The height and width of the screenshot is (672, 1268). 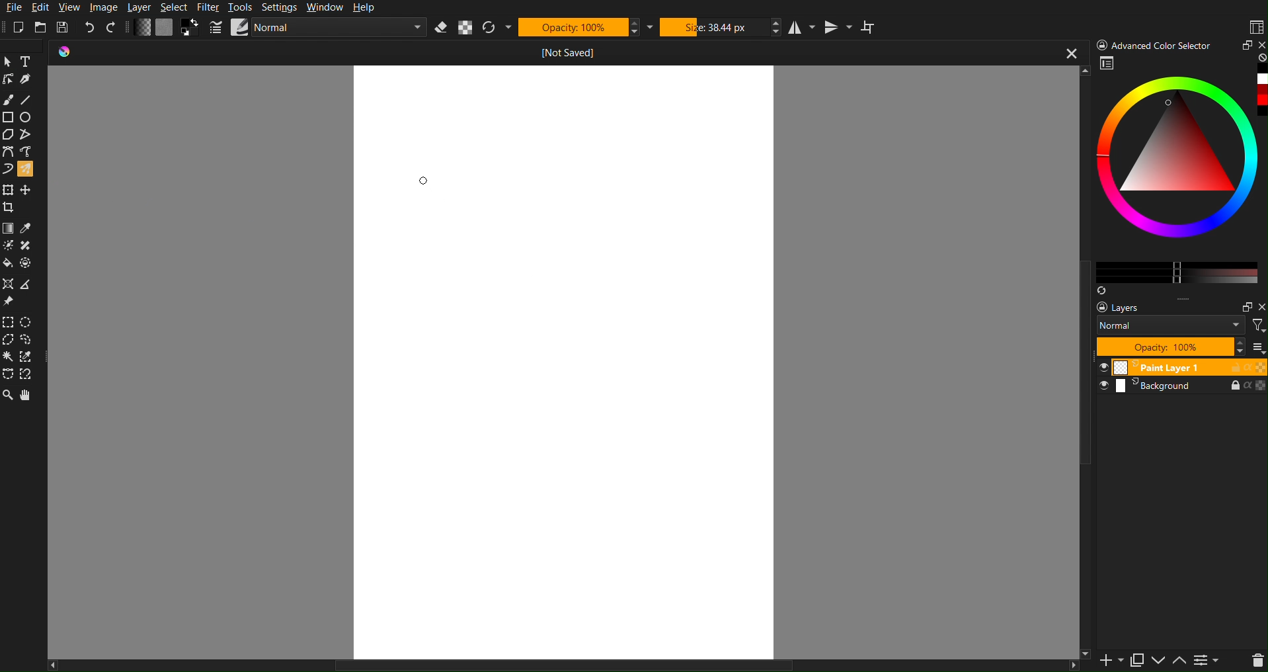 What do you see at coordinates (1171, 325) in the screenshot?
I see `Normal` at bounding box center [1171, 325].